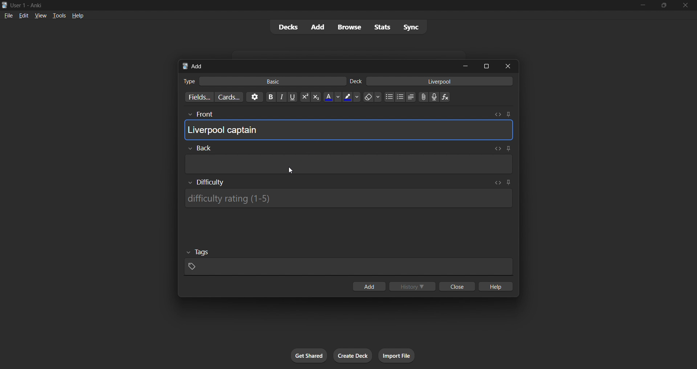  What do you see at coordinates (28, 6) in the screenshot?
I see `Text` at bounding box center [28, 6].